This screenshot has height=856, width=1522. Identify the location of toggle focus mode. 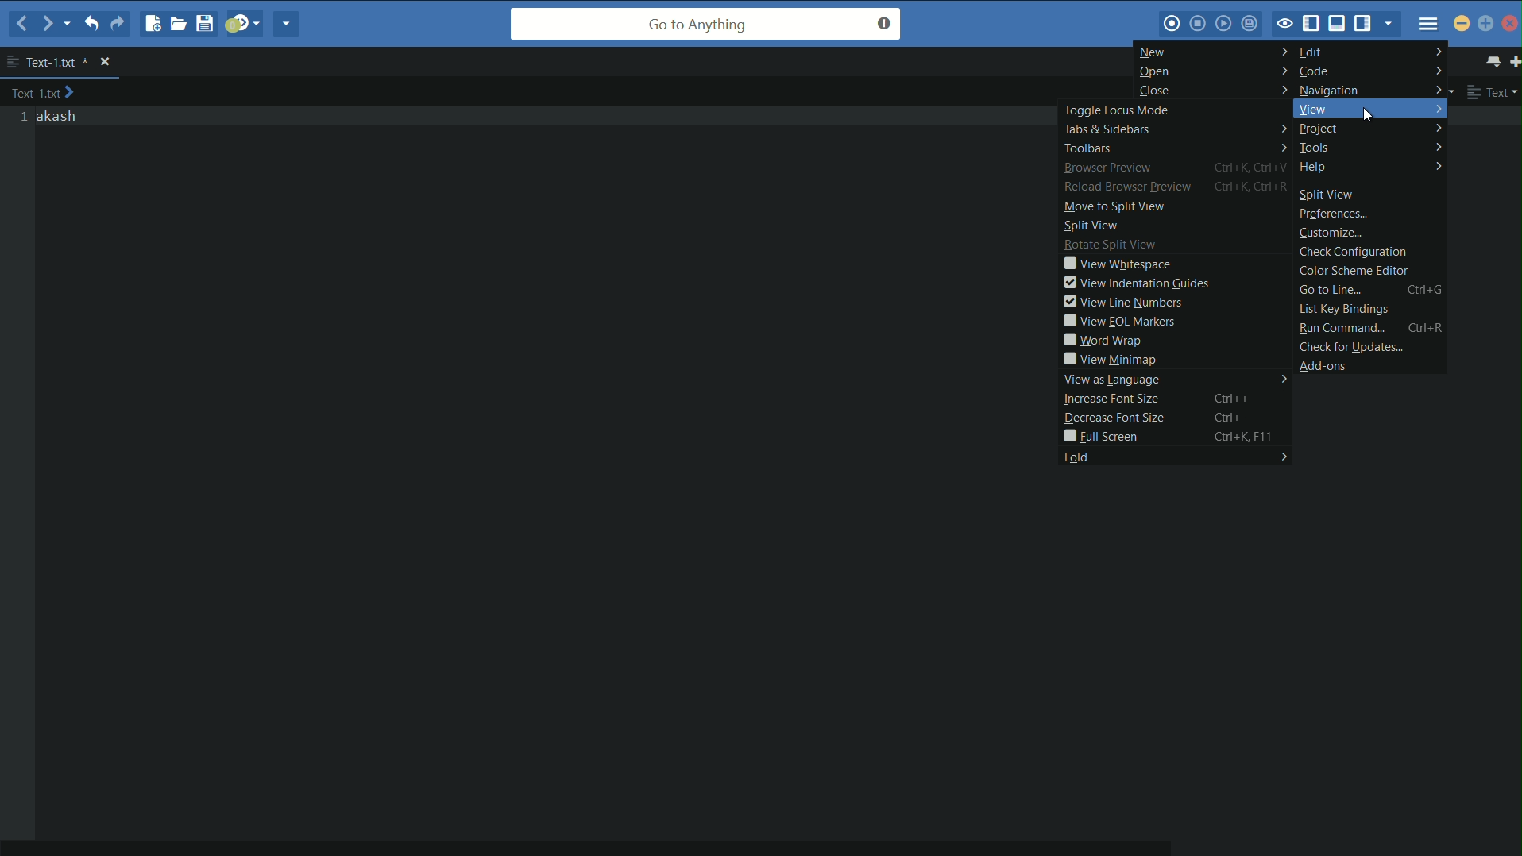
(1172, 109).